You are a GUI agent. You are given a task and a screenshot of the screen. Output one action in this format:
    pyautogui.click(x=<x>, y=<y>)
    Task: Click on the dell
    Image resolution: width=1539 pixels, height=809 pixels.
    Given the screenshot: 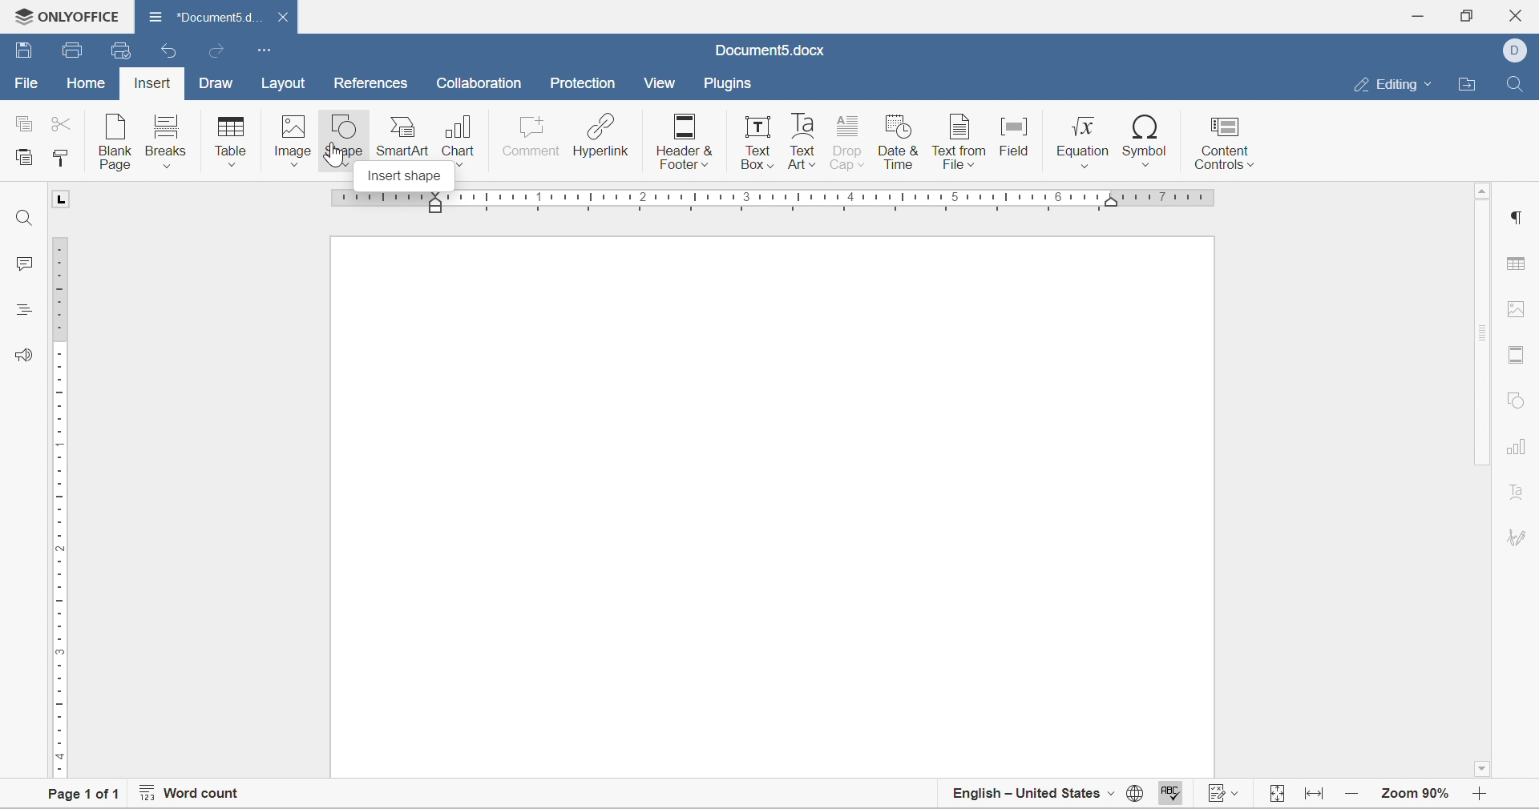 What is the action you would take?
    pyautogui.click(x=1517, y=51)
    